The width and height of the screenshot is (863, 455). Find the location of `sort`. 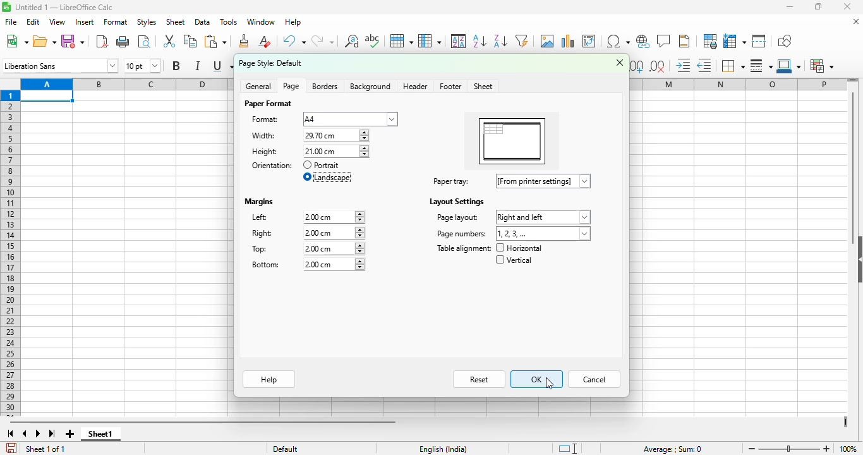

sort is located at coordinates (459, 40).